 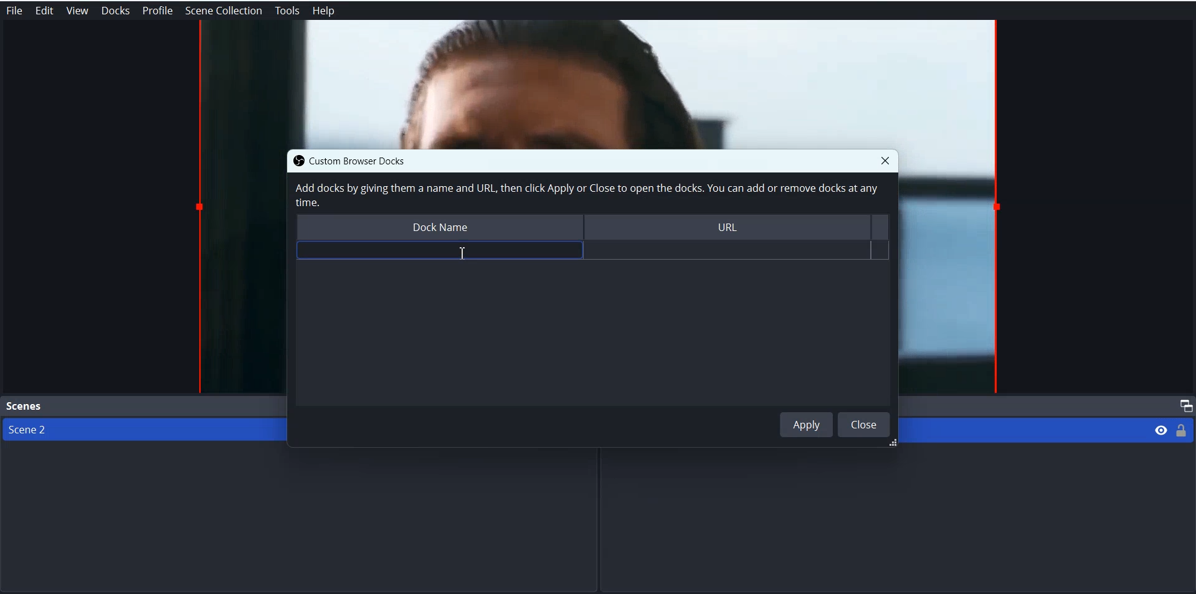 I want to click on OBS logo, so click(x=295, y=161).